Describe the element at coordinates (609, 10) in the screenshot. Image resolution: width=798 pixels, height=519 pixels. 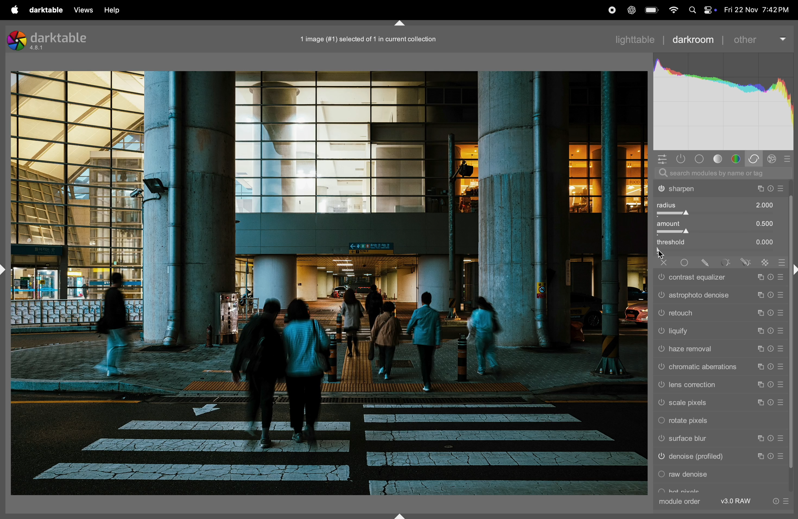
I see `record` at that location.